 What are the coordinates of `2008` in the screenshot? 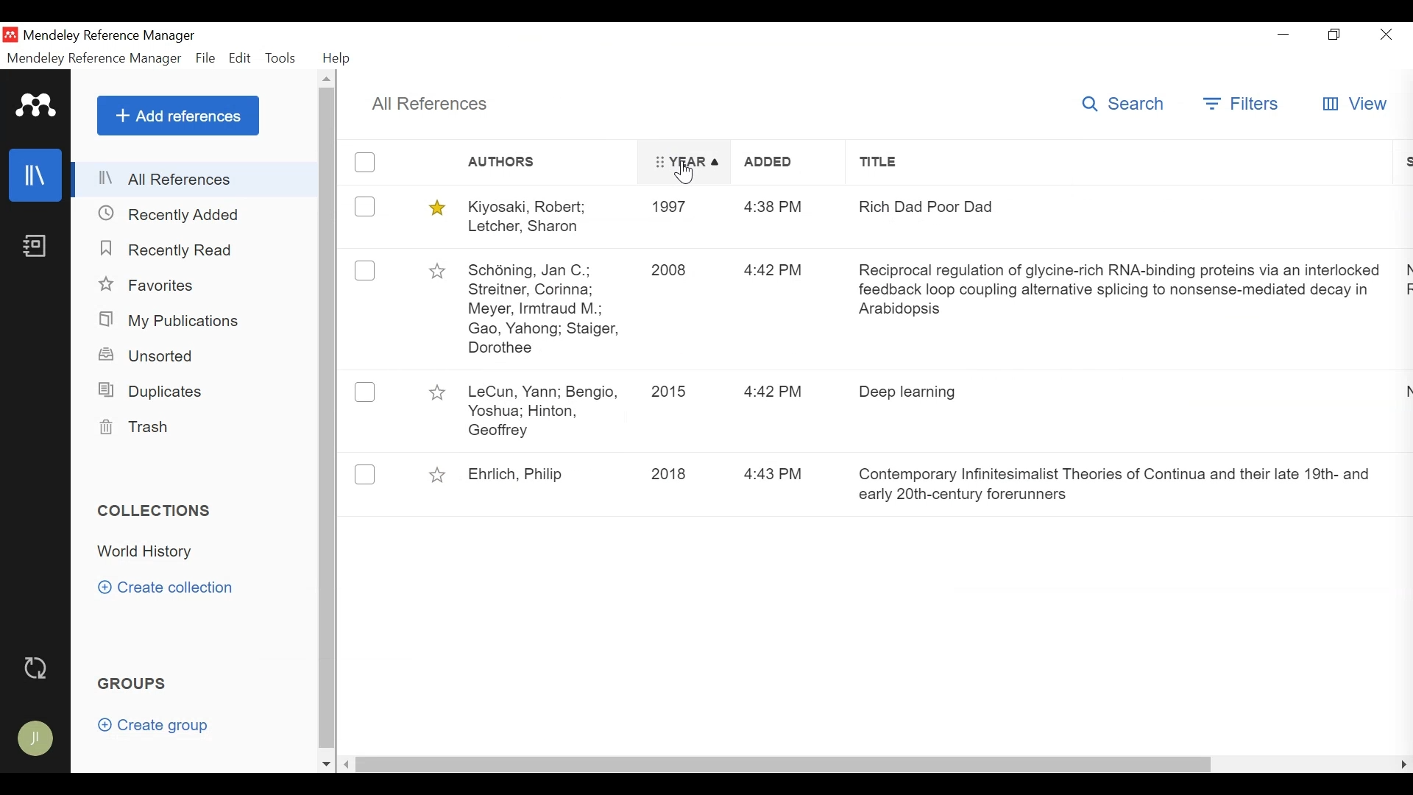 It's located at (672, 273).